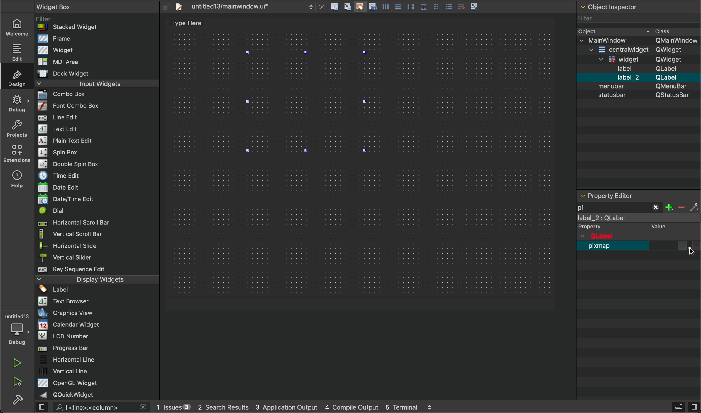 This screenshot has width=701, height=413. Describe the element at coordinates (190, 24) in the screenshot. I see `type here` at that location.